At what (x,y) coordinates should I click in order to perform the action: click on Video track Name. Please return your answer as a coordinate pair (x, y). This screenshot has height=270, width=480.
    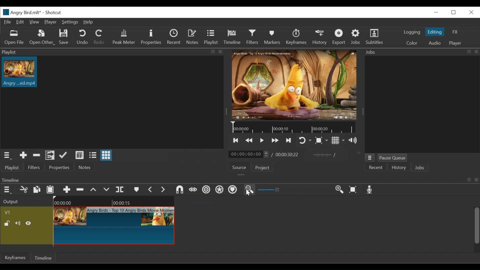
    Looking at the image, I should click on (20, 212).